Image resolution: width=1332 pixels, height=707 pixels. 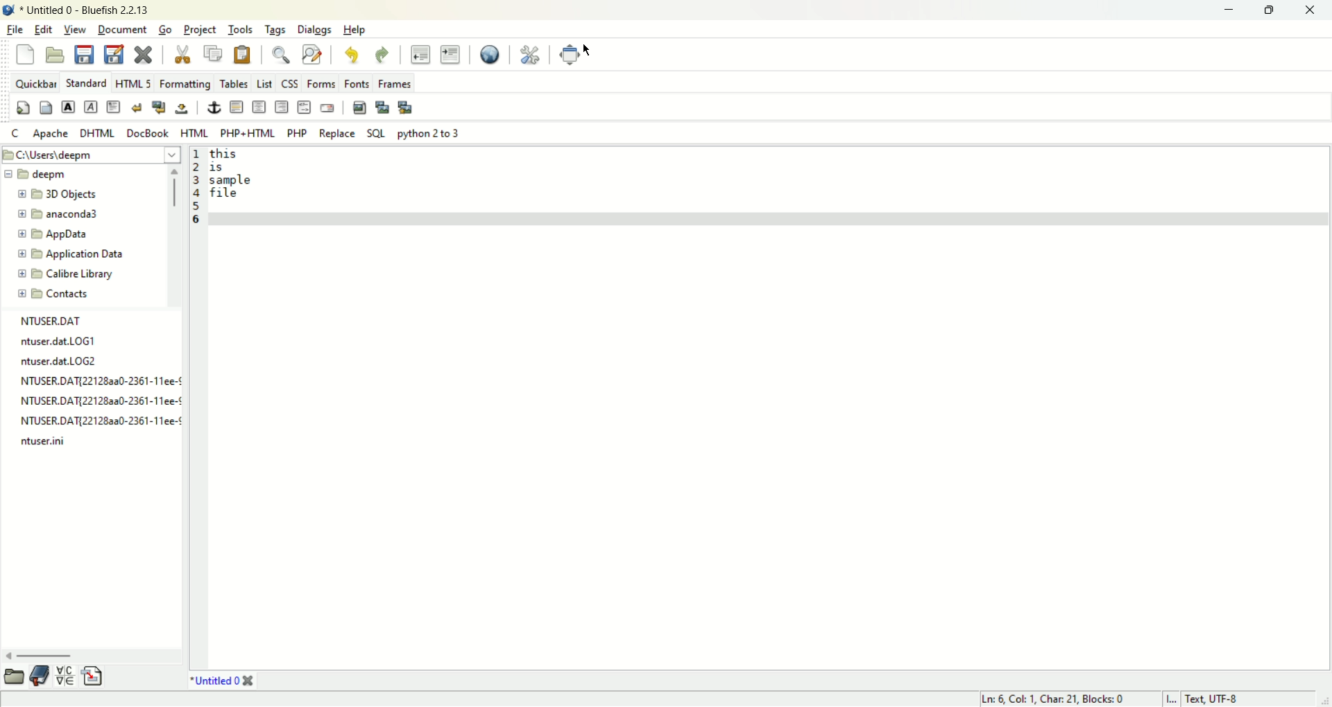 What do you see at coordinates (177, 239) in the screenshot?
I see `vertical scroll bar` at bounding box center [177, 239].